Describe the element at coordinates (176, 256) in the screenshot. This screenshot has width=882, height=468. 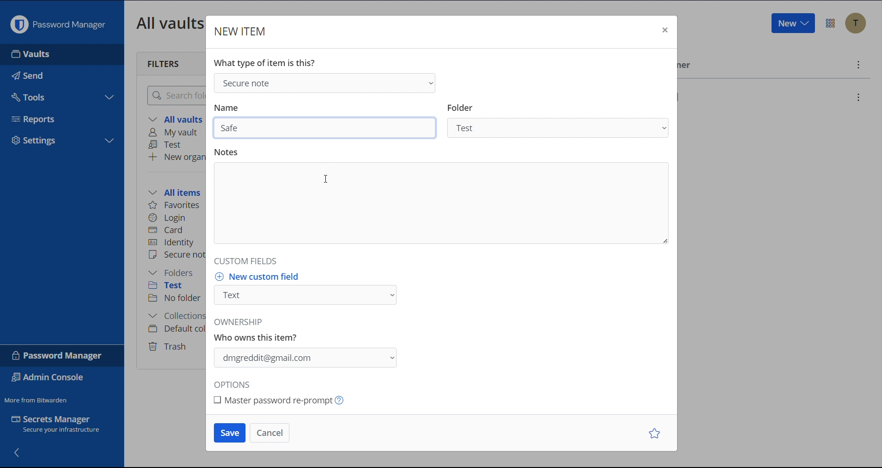
I see `Secure` at that location.